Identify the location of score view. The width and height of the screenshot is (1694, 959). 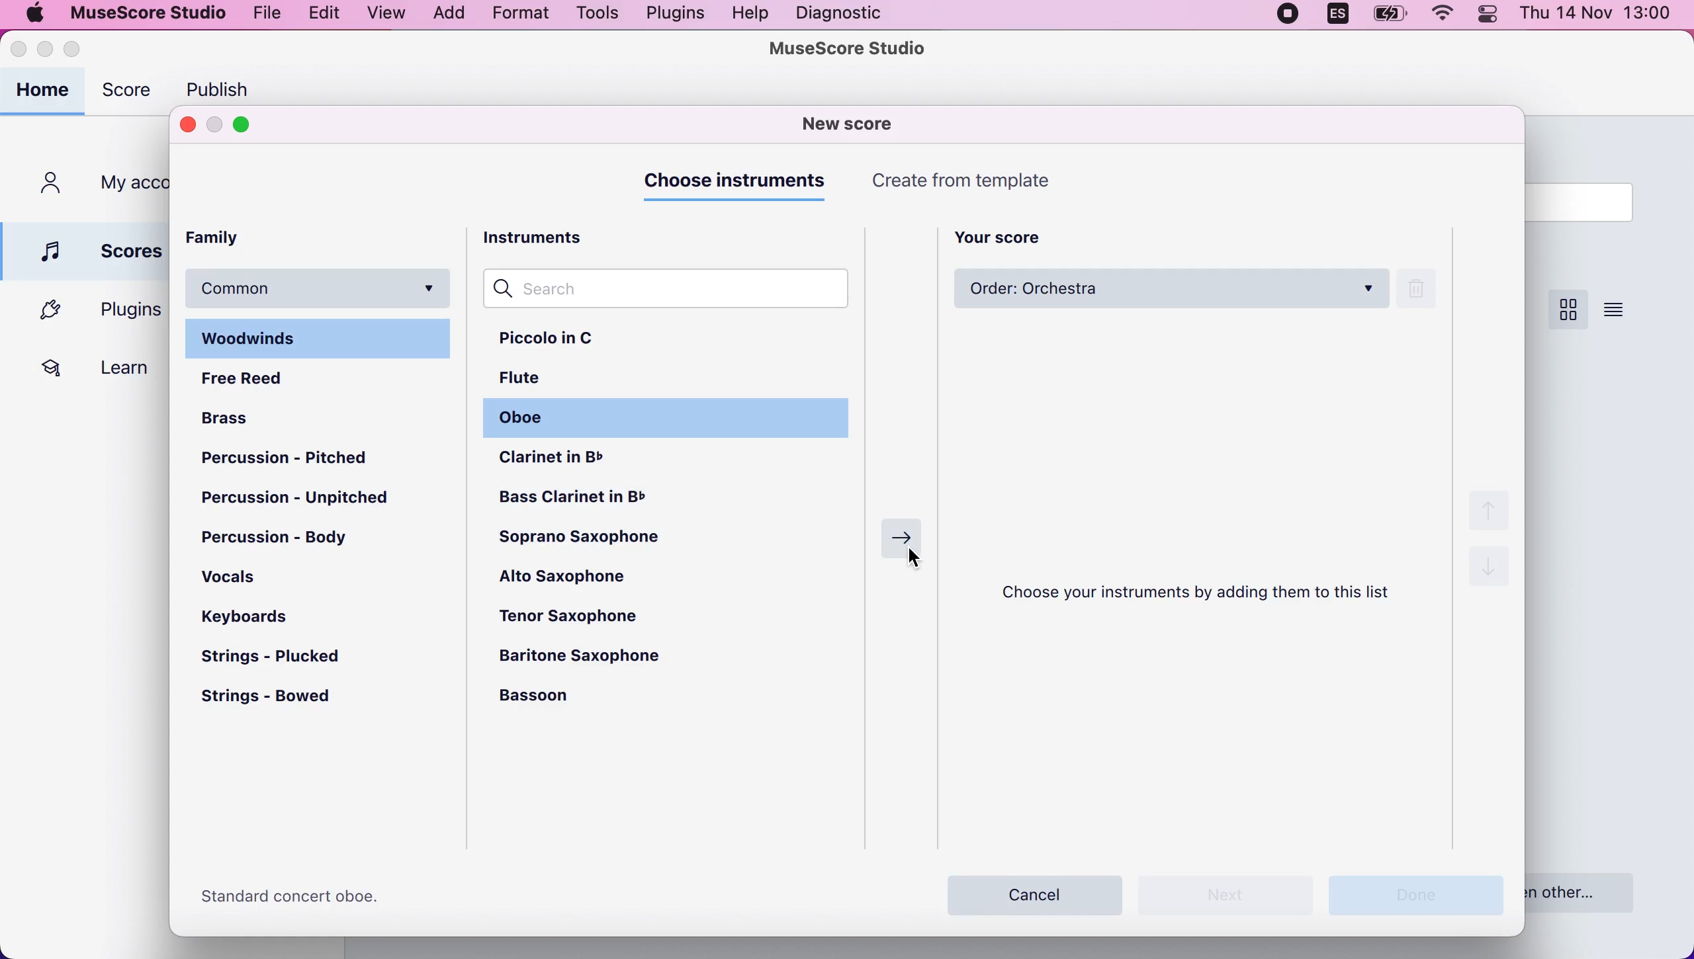
(1566, 310).